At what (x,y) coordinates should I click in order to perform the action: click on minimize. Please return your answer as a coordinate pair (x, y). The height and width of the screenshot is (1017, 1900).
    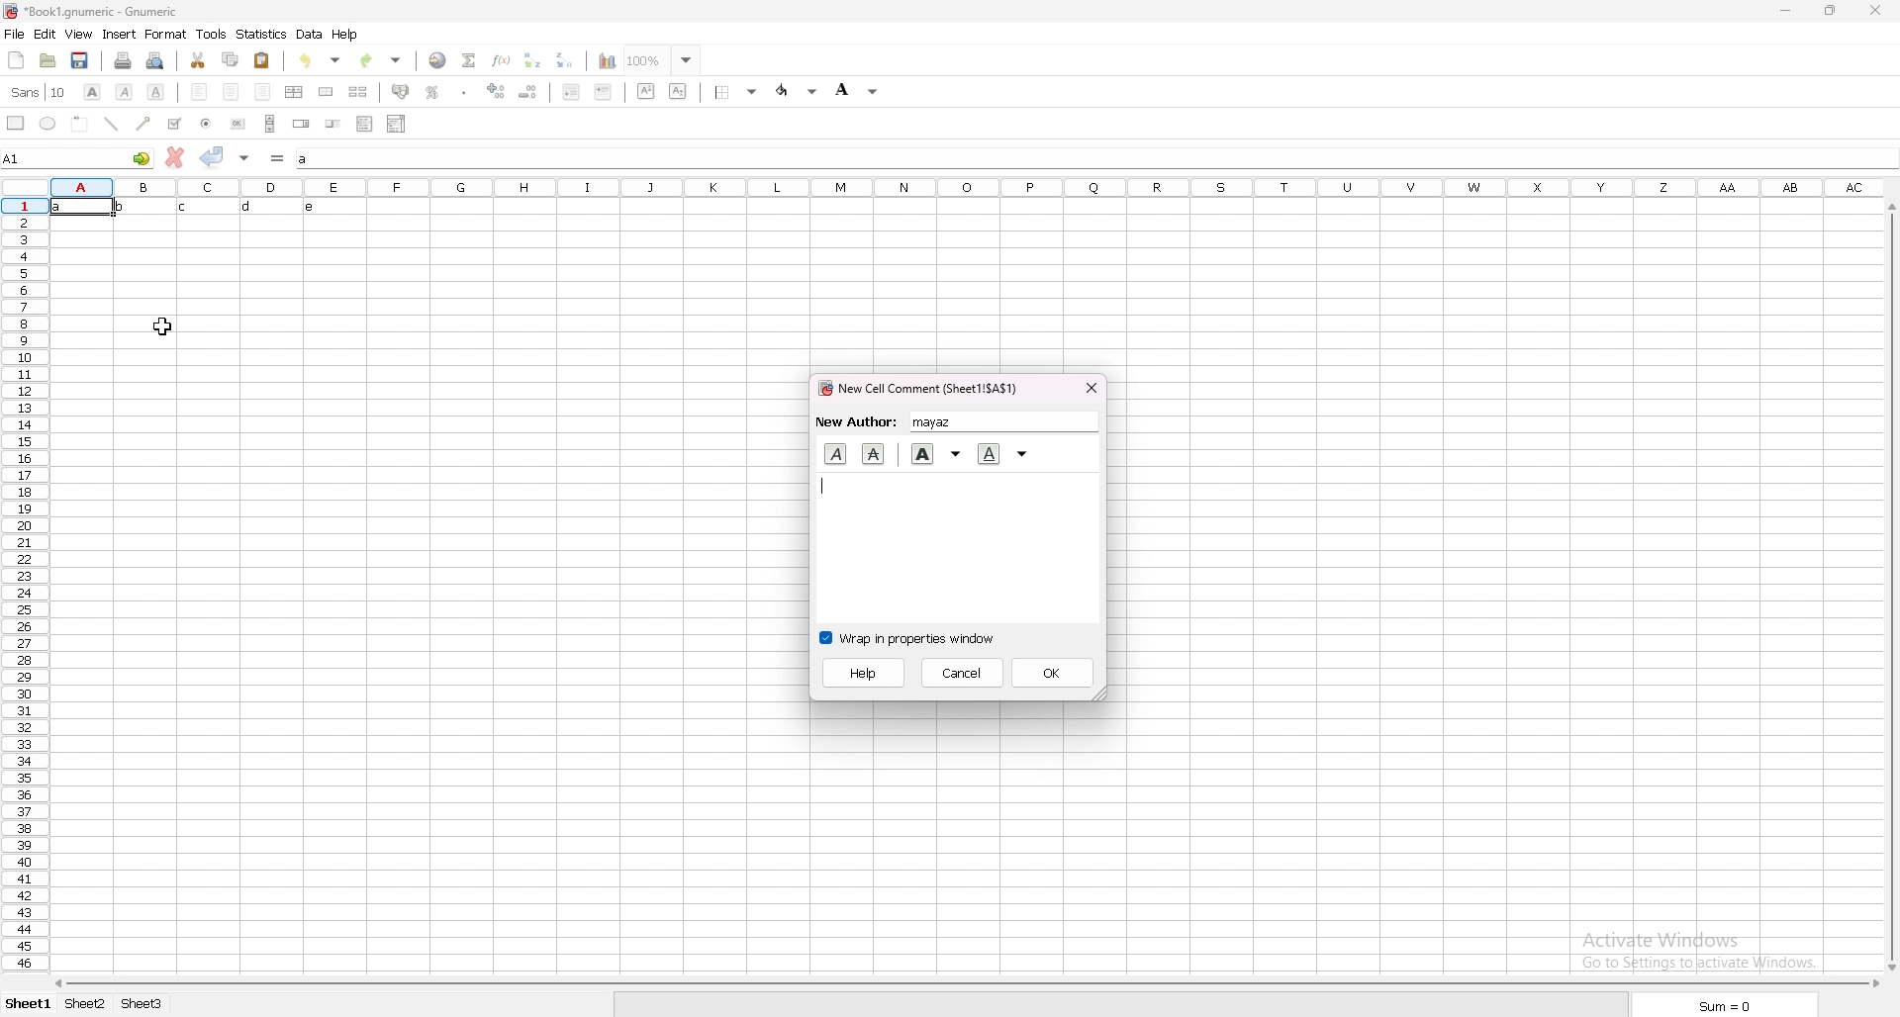
    Looking at the image, I should click on (1786, 11).